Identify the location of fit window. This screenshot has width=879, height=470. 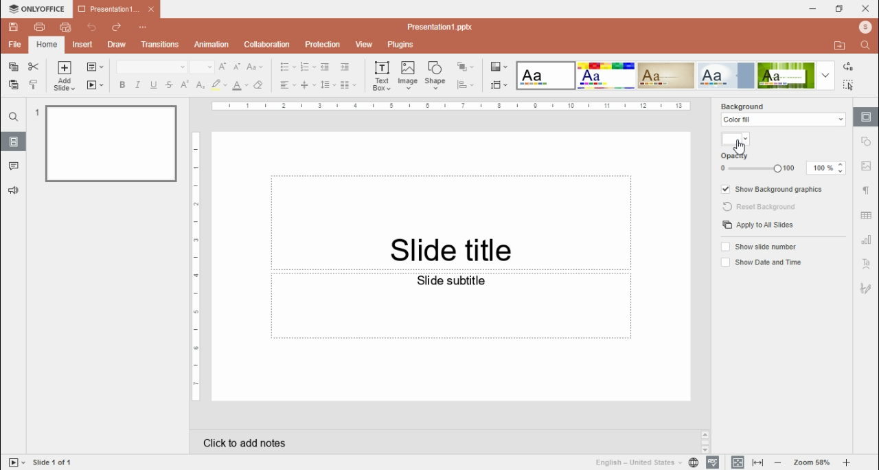
(738, 463).